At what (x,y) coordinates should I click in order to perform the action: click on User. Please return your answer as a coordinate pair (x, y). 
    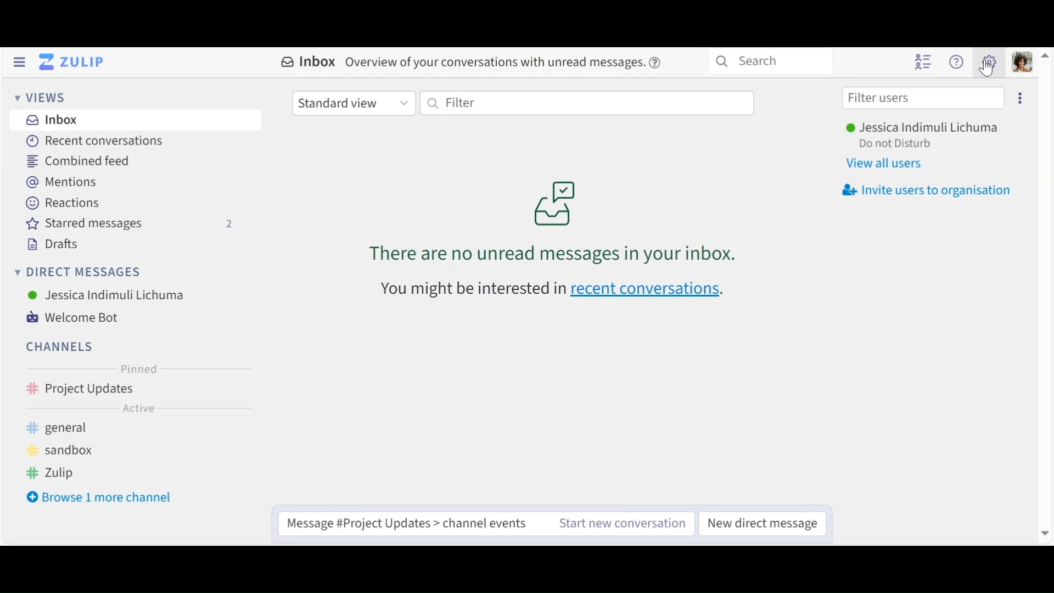
    Looking at the image, I should click on (104, 296).